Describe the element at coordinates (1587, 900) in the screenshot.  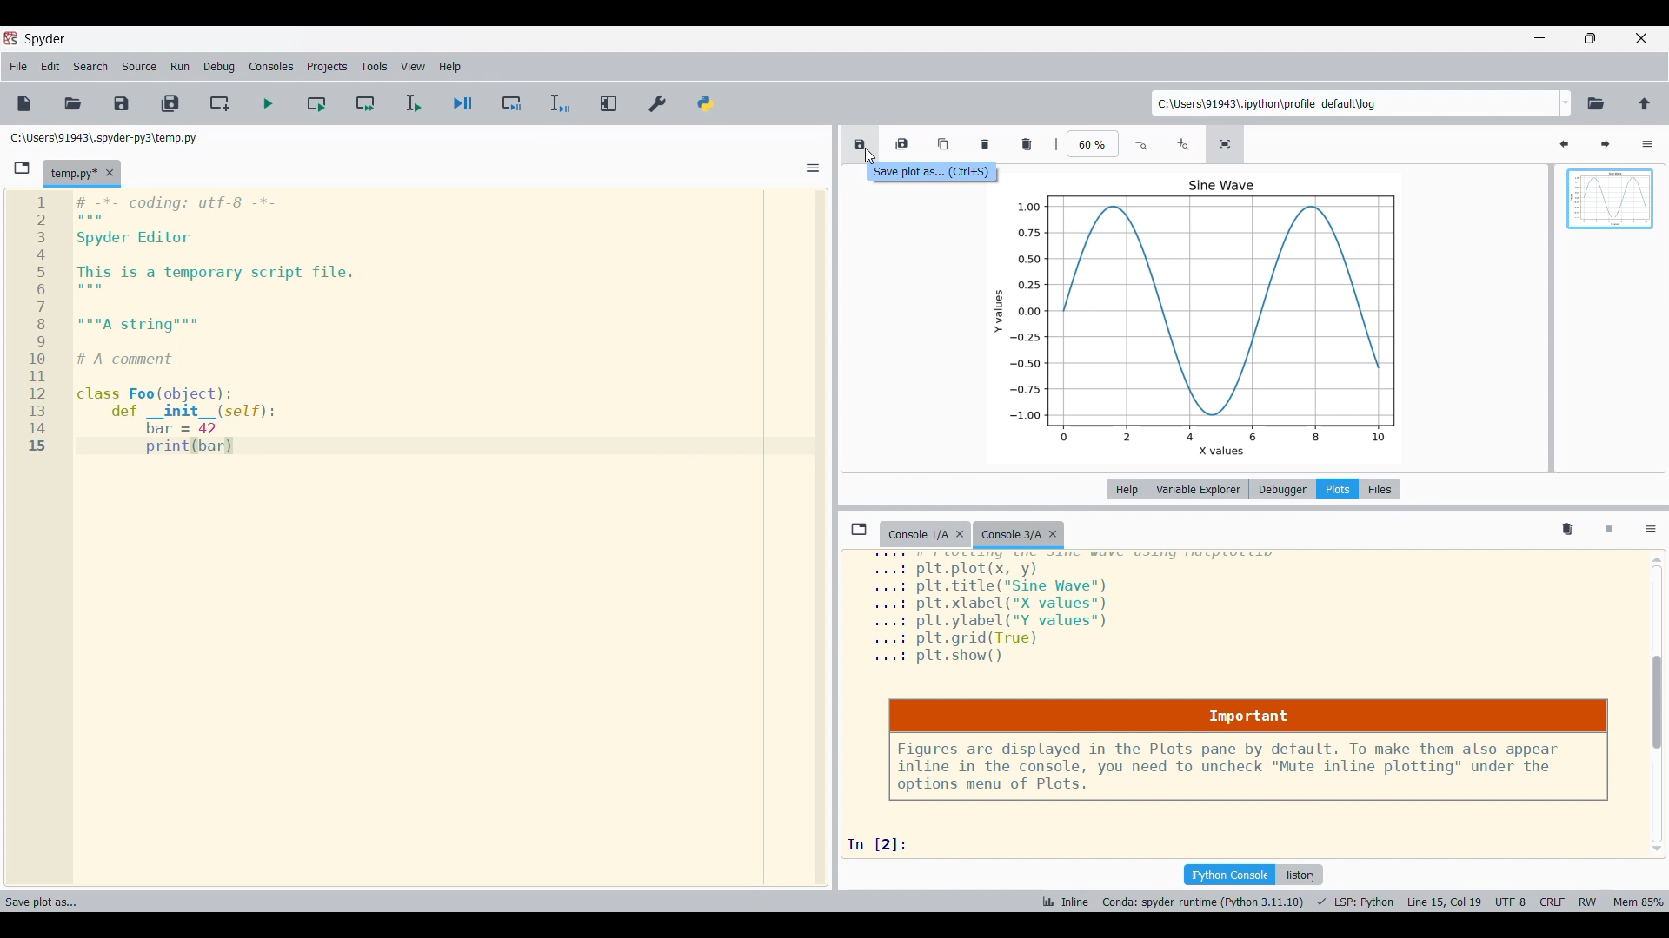
I see `RW` at that location.